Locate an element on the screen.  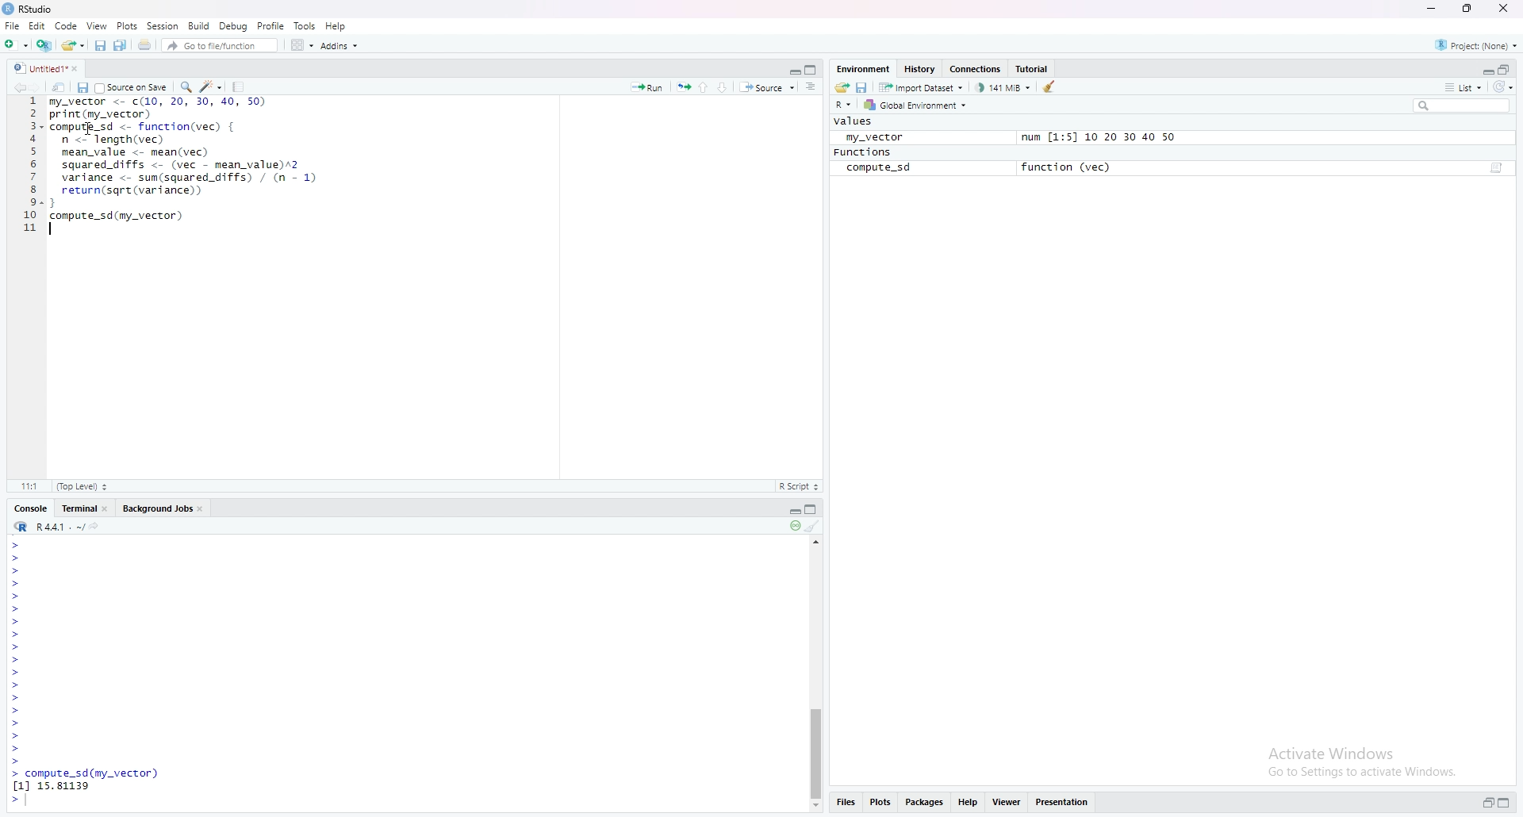
Debug is located at coordinates (233, 25).